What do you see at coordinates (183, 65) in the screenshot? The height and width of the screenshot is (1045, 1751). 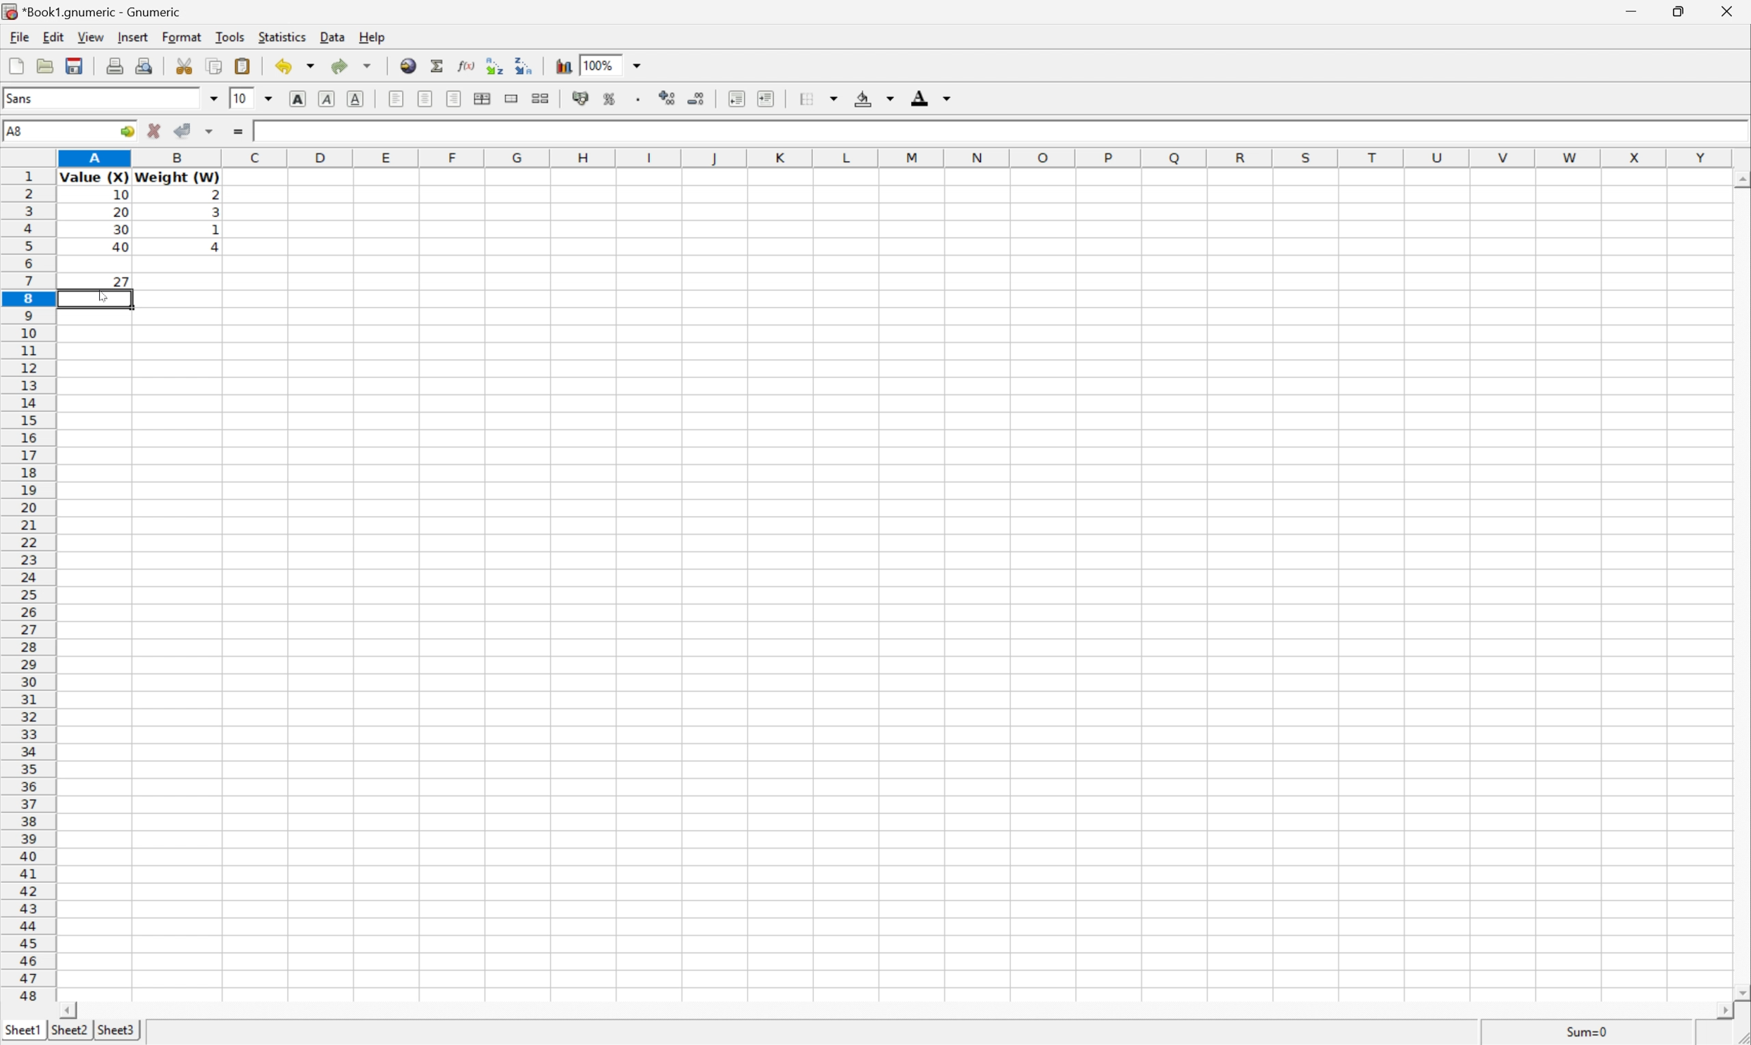 I see `Cut selection` at bounding box center [183, 65].